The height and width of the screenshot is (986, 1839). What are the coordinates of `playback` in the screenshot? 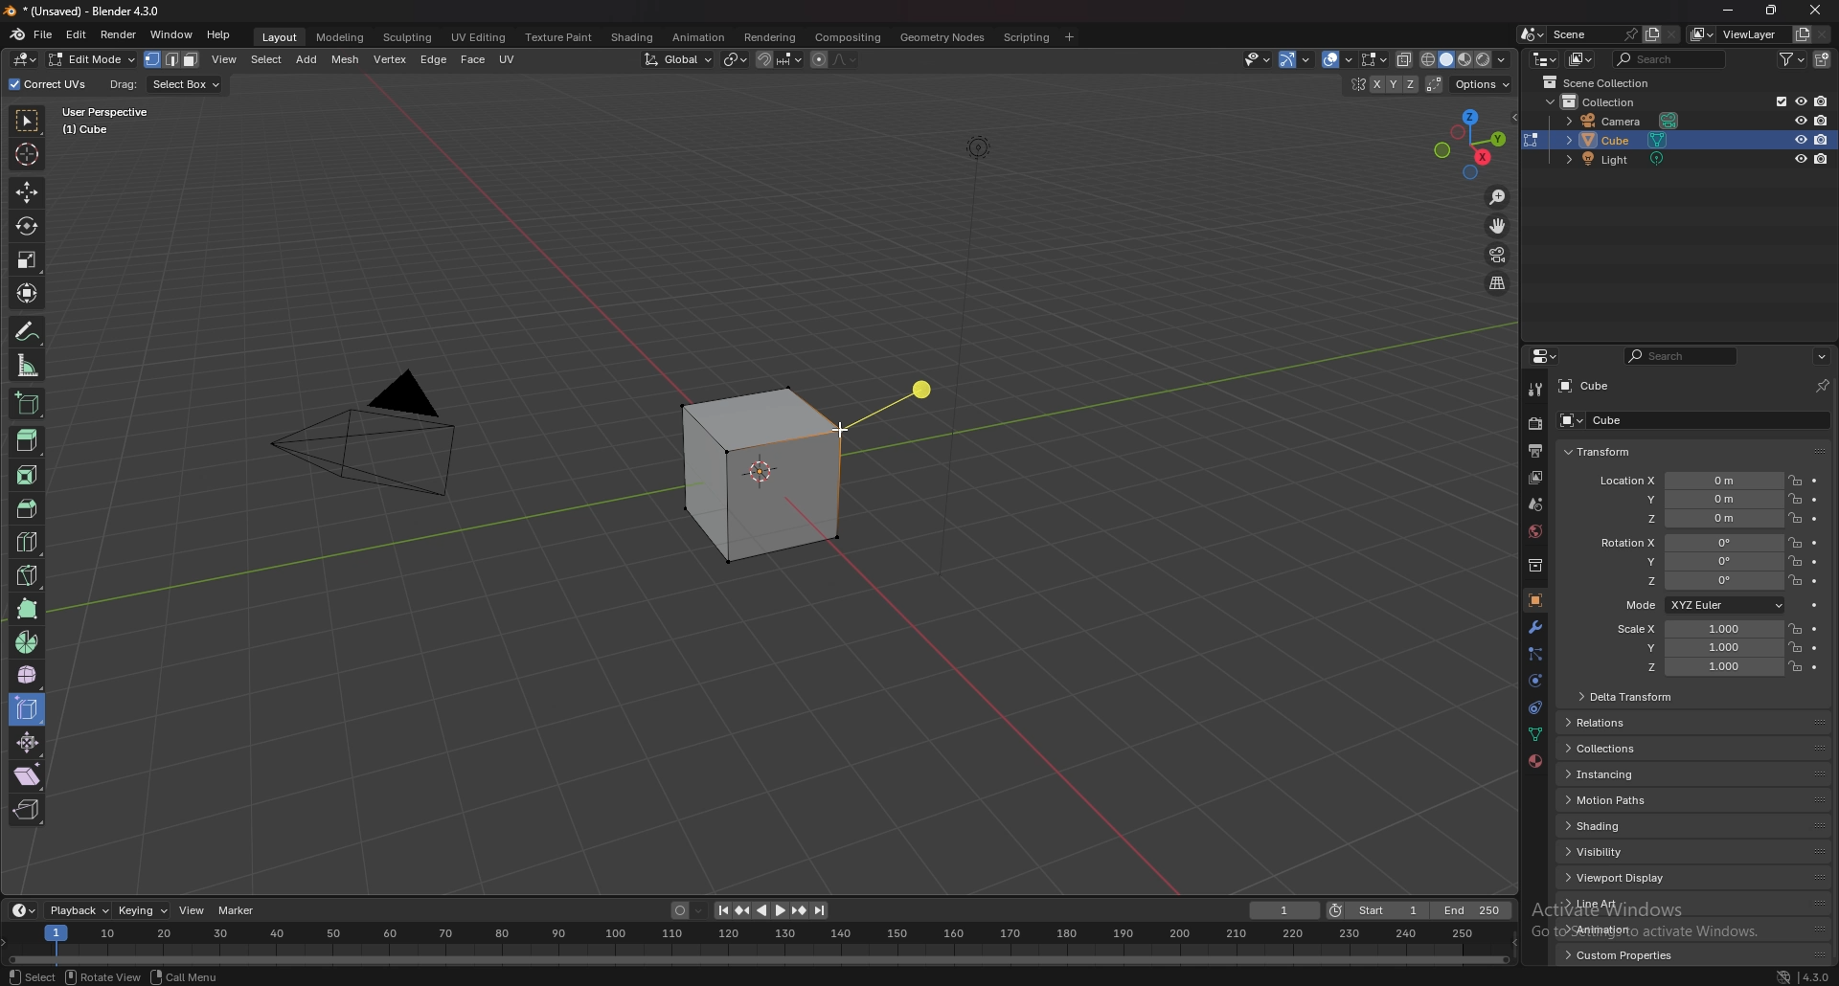 It's located at (80, 910).